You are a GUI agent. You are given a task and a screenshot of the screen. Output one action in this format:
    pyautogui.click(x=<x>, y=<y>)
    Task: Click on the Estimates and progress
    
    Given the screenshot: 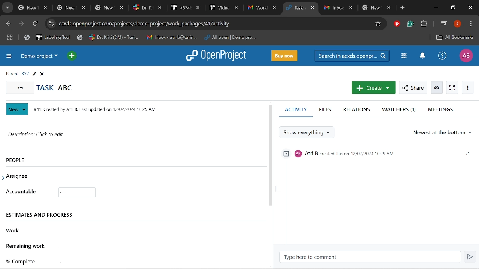 What is the action you would take?
    pyautogui.click(x=119, y=211)
    